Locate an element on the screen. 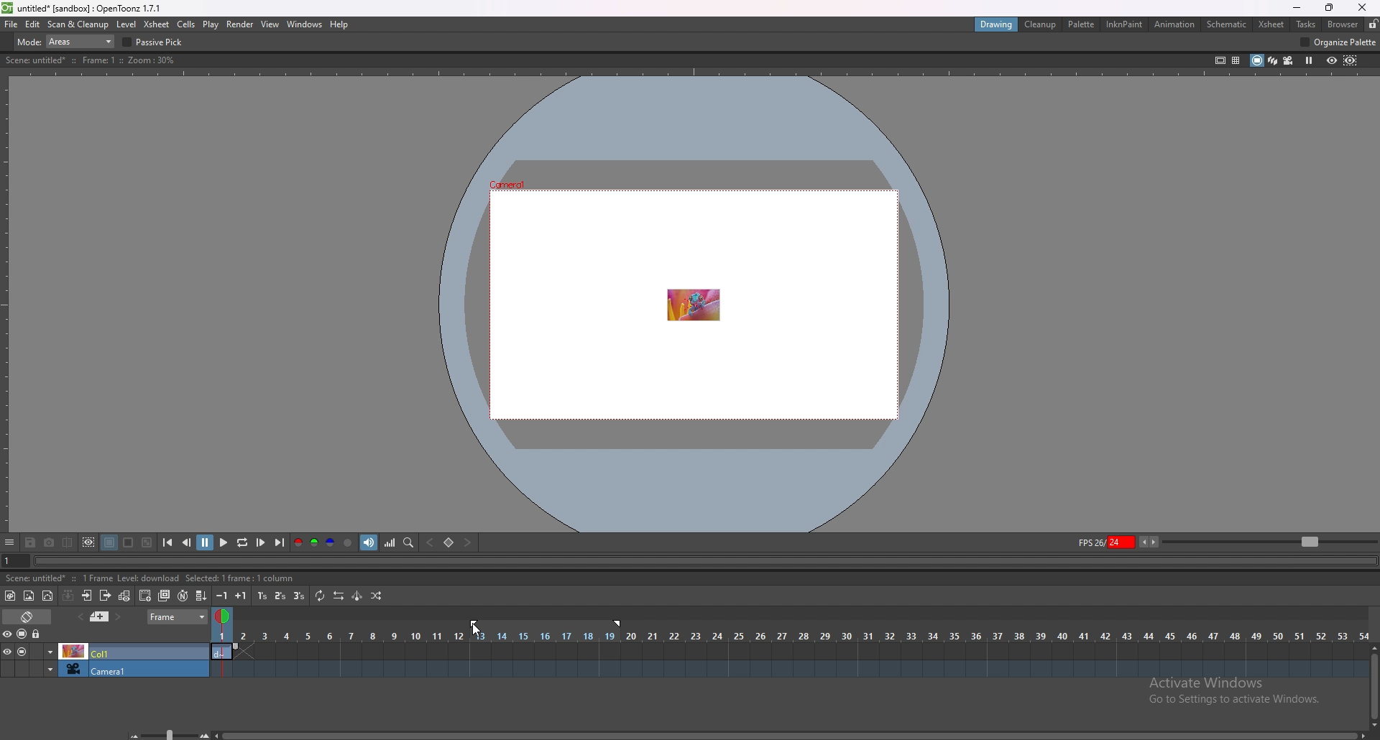  increase step is located at coordinates (241, 596).